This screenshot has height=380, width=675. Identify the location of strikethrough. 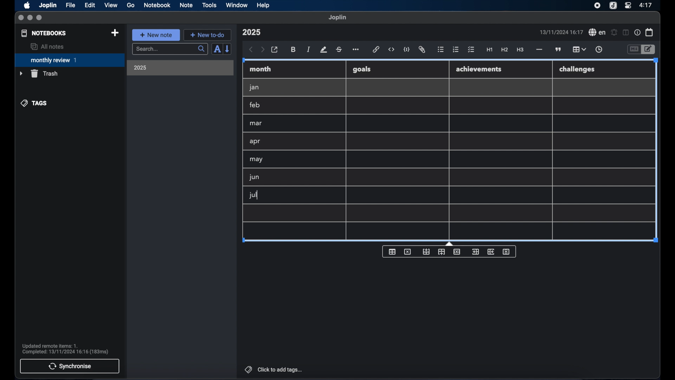
(339, 50).